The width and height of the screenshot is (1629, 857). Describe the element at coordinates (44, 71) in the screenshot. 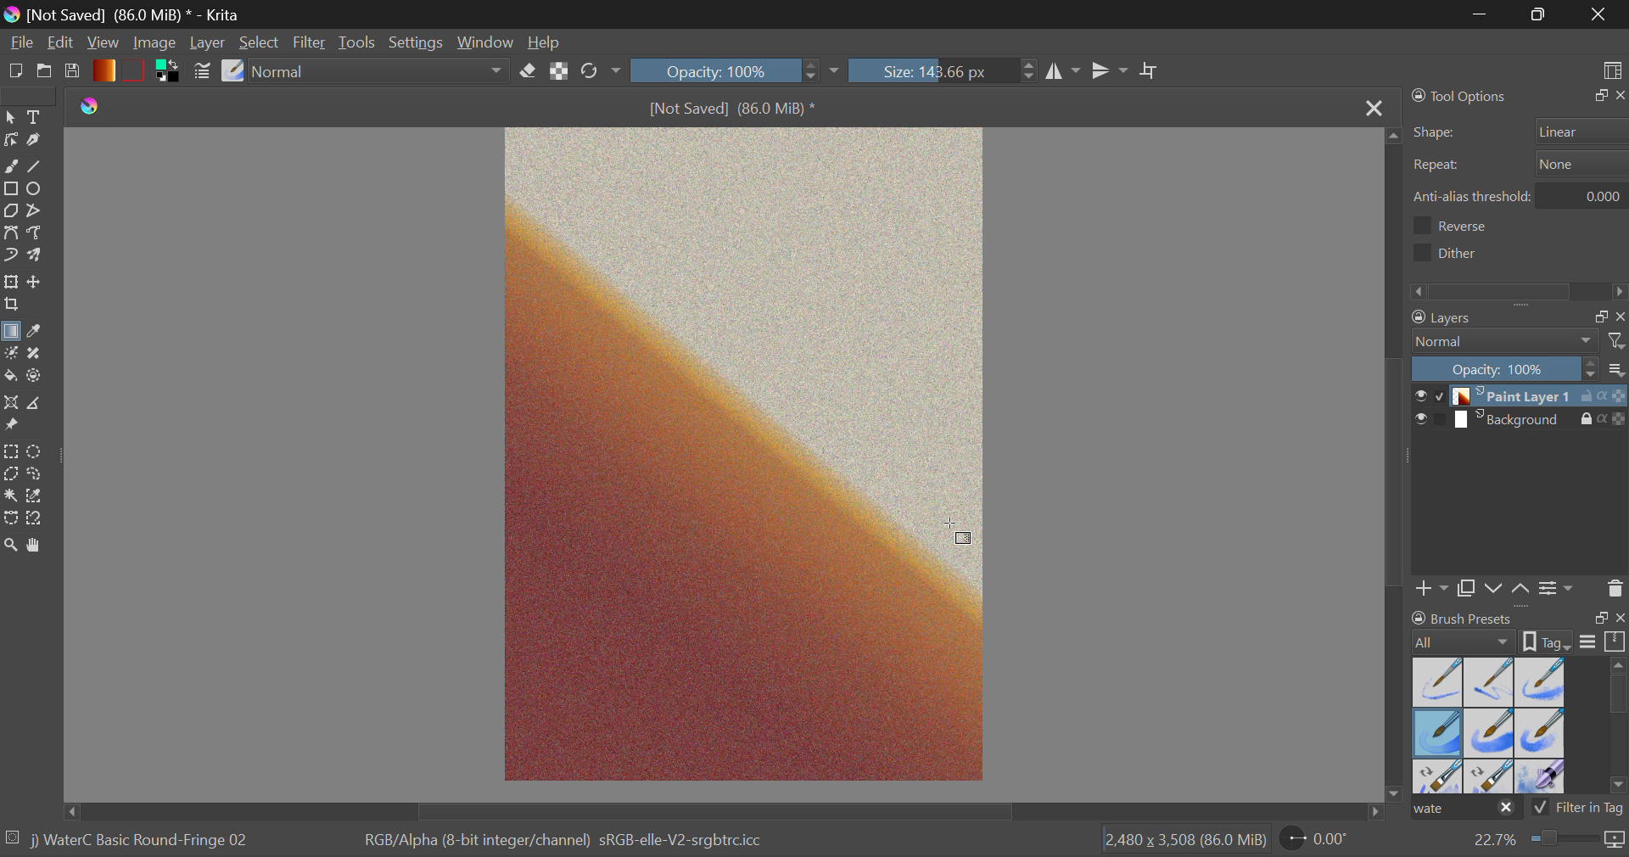

I see `Open` at that location.